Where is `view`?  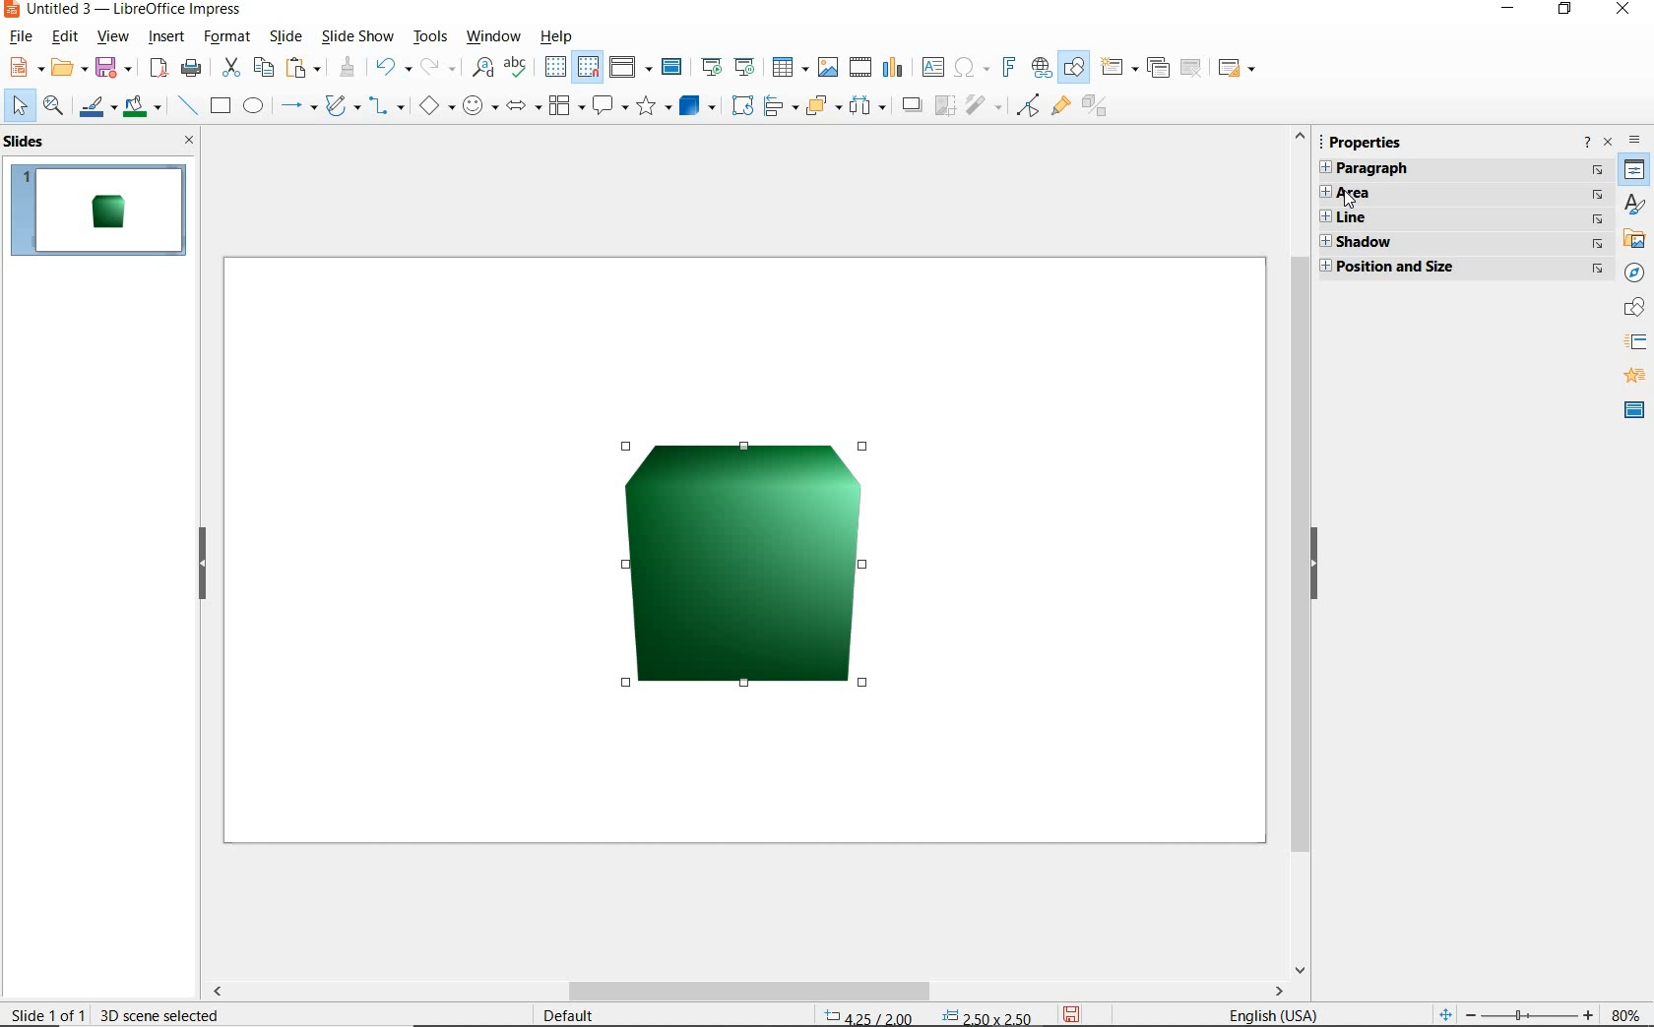
view is located at coordinates (113, 36).